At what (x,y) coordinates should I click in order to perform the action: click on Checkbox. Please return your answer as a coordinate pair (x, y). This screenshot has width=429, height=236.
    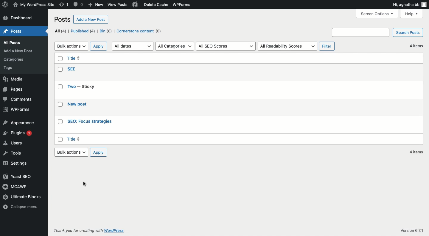
    Looking at the image, I should click on (60, 122).